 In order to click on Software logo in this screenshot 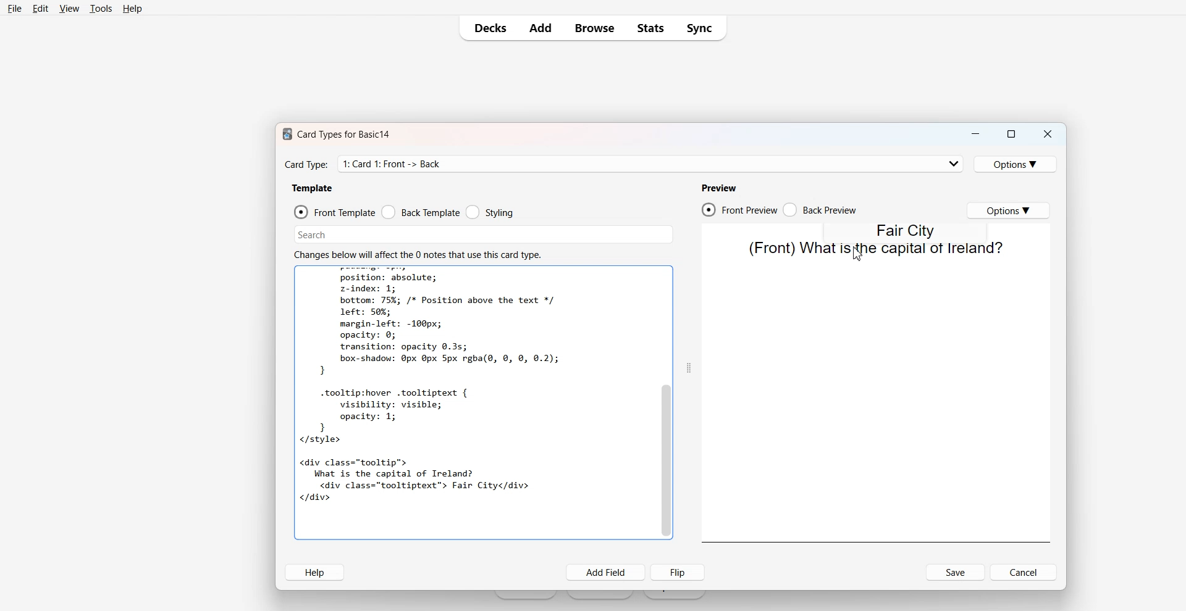, I will do `click(286, 135)`.